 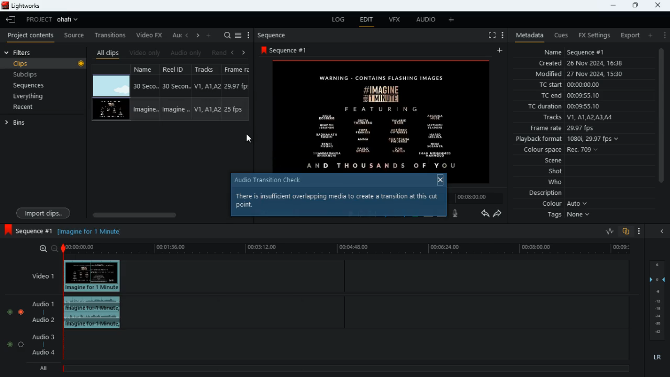 What do you see at coordinates (21, 311) in the screenshot?
I see `Toggle` at bounding box center [21, 311].